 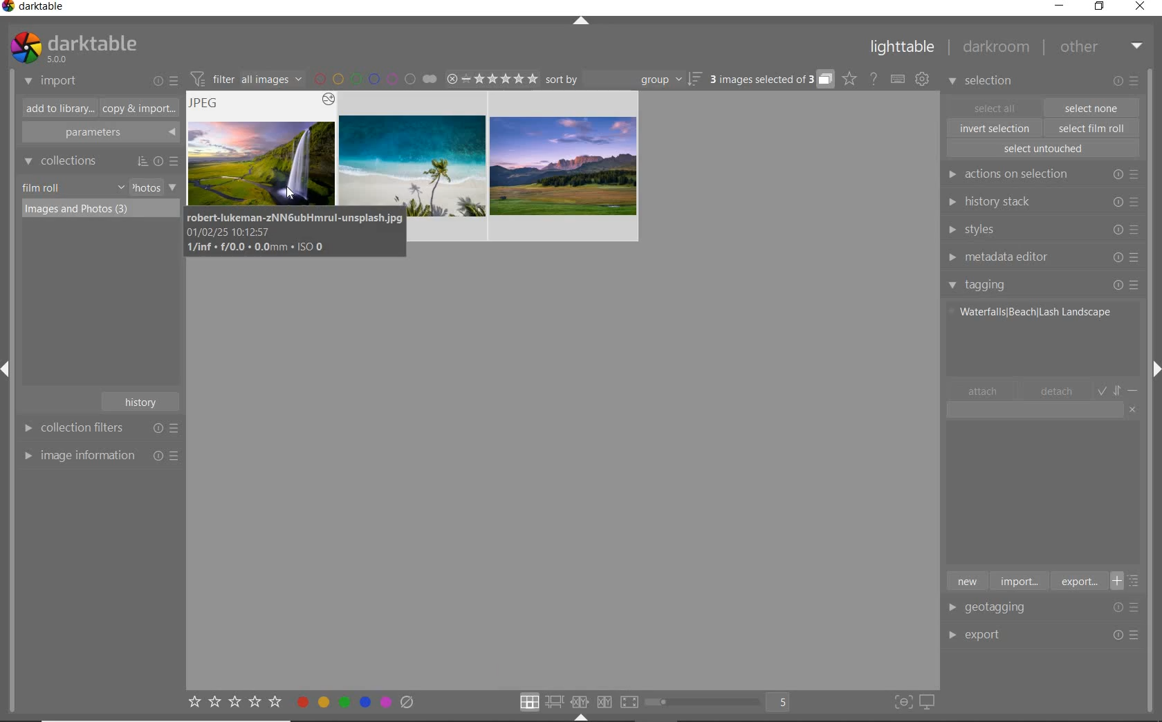 I want to click on toggle, so click(x=1119, y=389).